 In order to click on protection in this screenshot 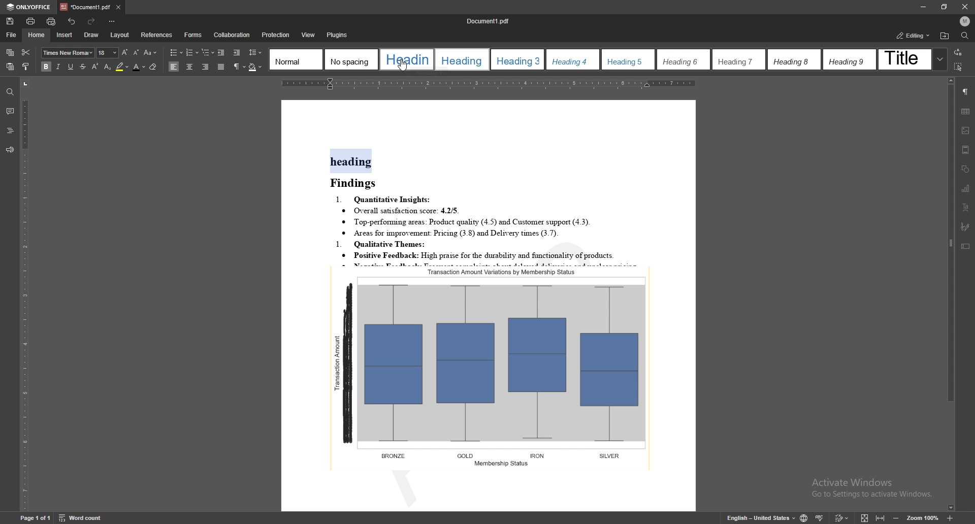, I will do `click(276, 35)`.